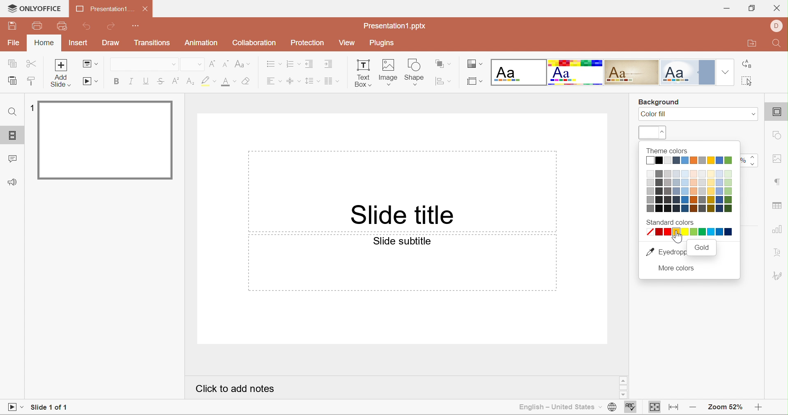  Describe the element at coordinates (443, 80) in the screenshot. I see `Align shape` at that location.